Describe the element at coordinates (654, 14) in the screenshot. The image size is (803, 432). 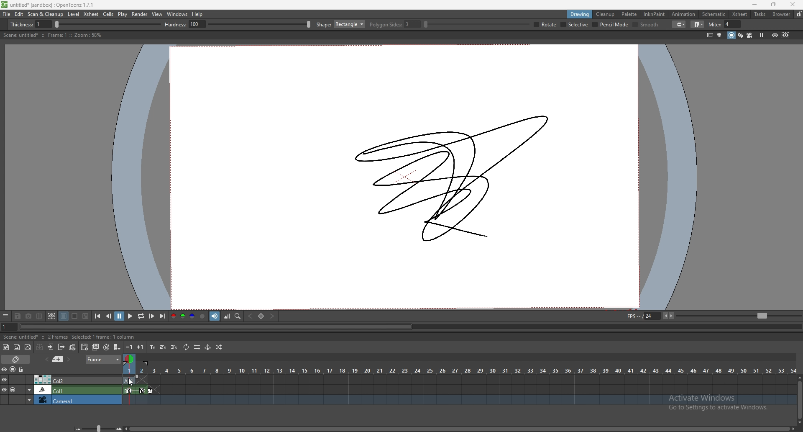
I see `inknpaint` at that location.